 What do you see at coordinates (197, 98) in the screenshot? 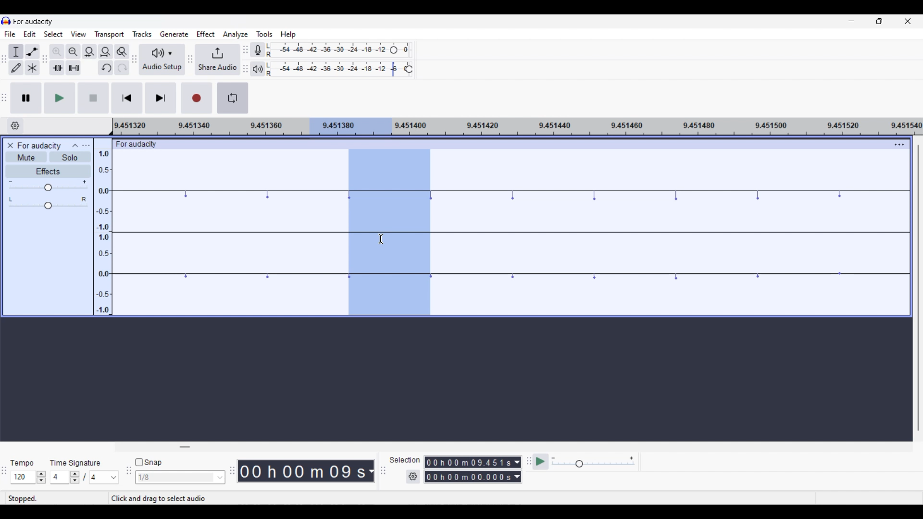
I see `Record/Record new track` at bounding box center [197, 98].